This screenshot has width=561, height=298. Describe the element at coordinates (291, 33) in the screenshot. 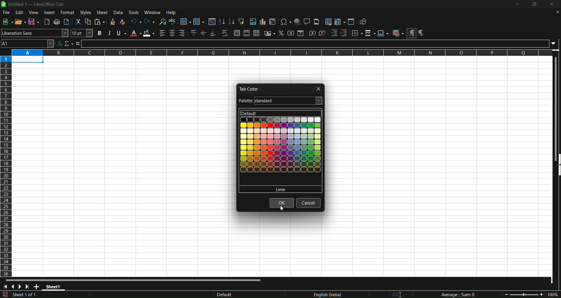

I see `format as number` at that location.